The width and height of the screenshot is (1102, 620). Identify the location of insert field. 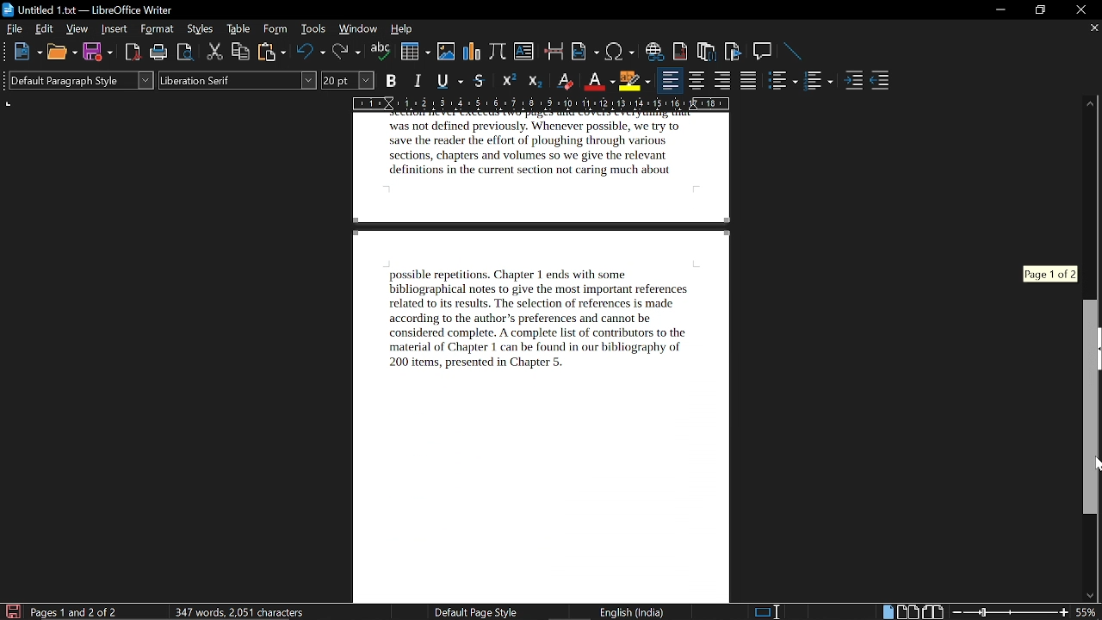
(586, 52).